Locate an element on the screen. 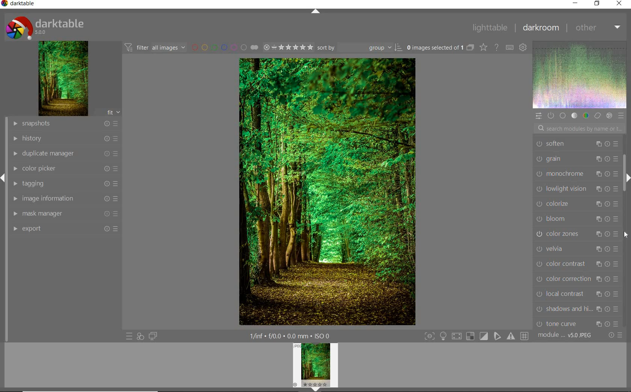 The width and height of the screenshot is (631, 392). color zones is located at coordinates (577, 234).